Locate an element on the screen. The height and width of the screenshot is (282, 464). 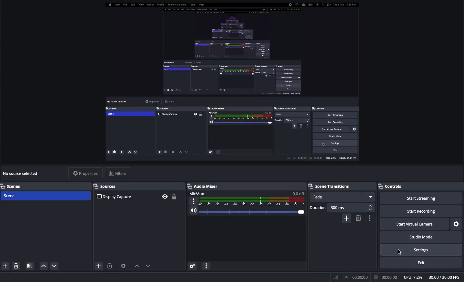
Start streaming is located at coordinates (422, 199).